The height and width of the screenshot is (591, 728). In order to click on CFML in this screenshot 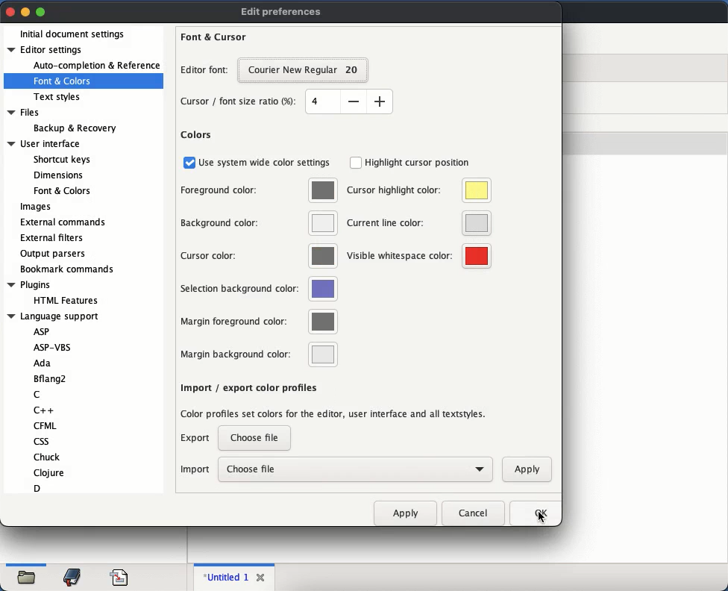, I will do `click(45, 425)`.